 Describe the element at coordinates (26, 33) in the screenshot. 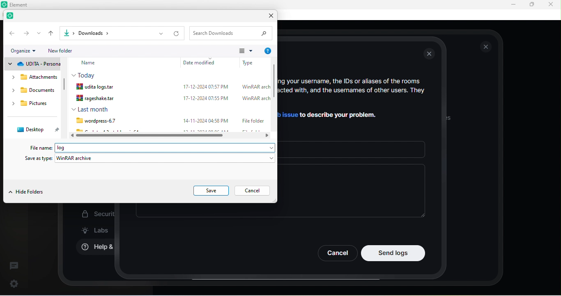

I see `forward` at that location.